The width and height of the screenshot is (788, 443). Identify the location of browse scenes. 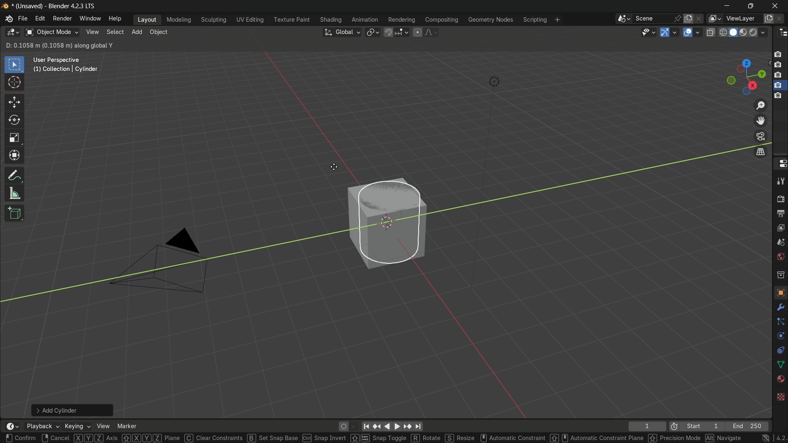
(623, 19).